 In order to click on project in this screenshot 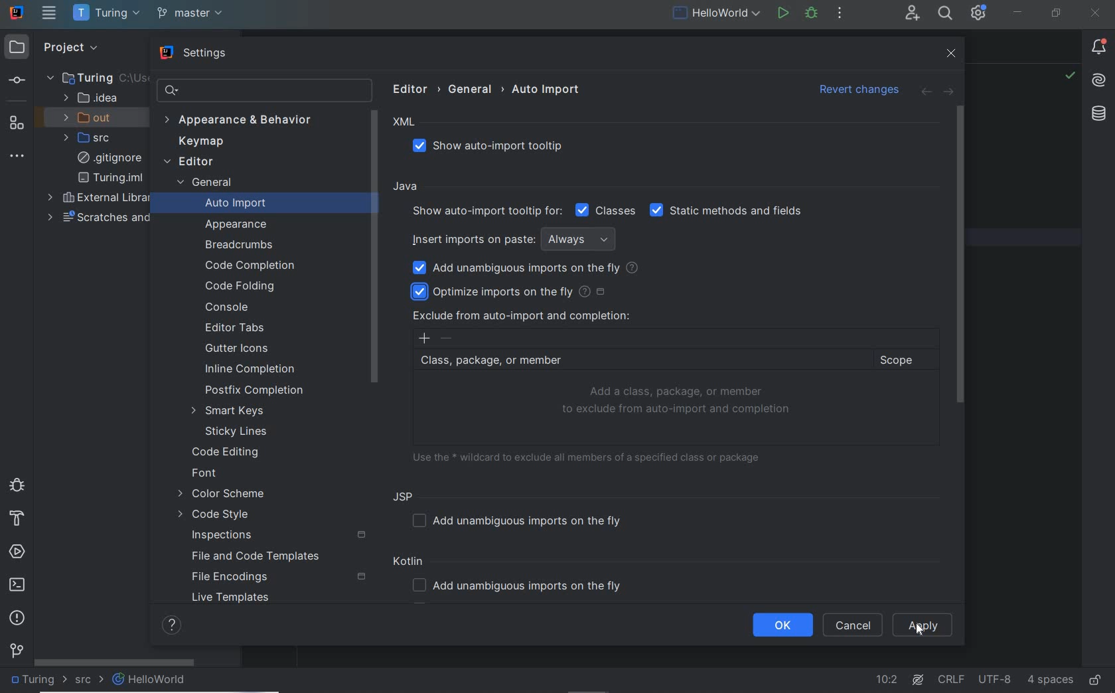, I will do `click(68, 46)`.